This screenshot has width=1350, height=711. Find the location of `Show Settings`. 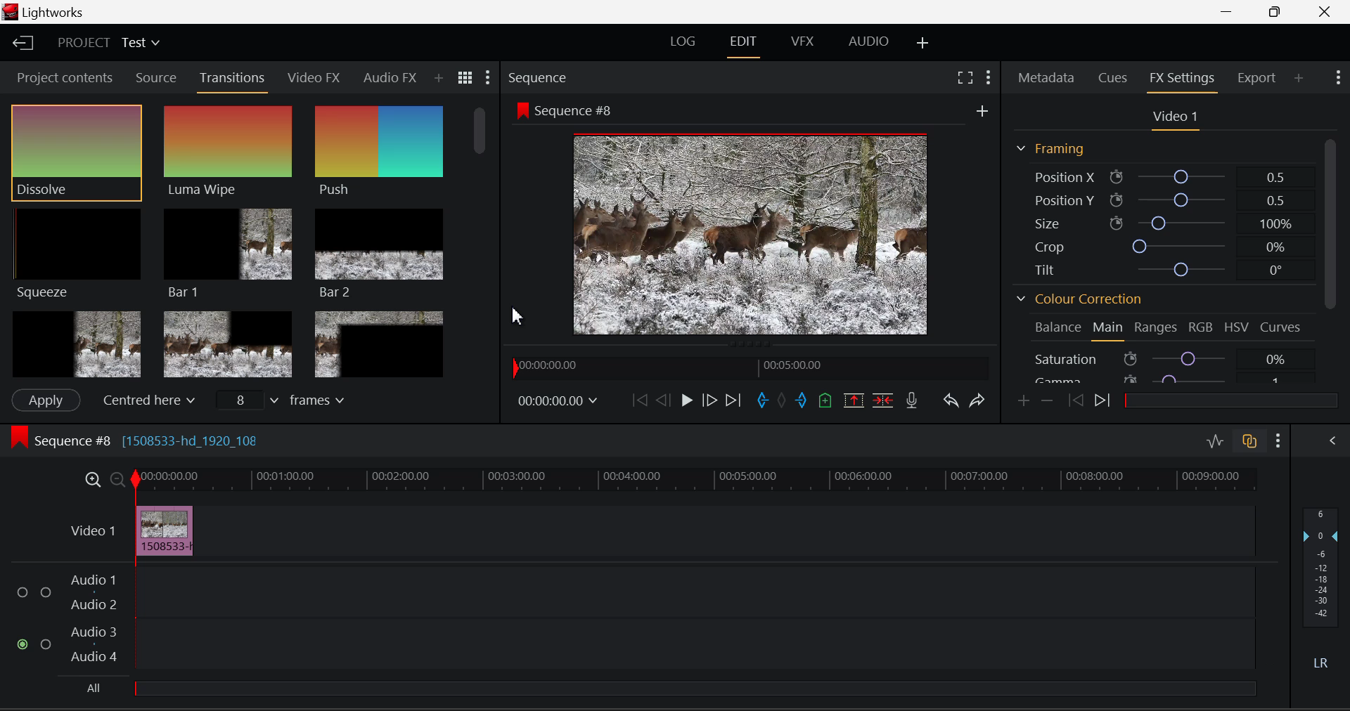

Show Settings is located at coordinates (1277, 440).